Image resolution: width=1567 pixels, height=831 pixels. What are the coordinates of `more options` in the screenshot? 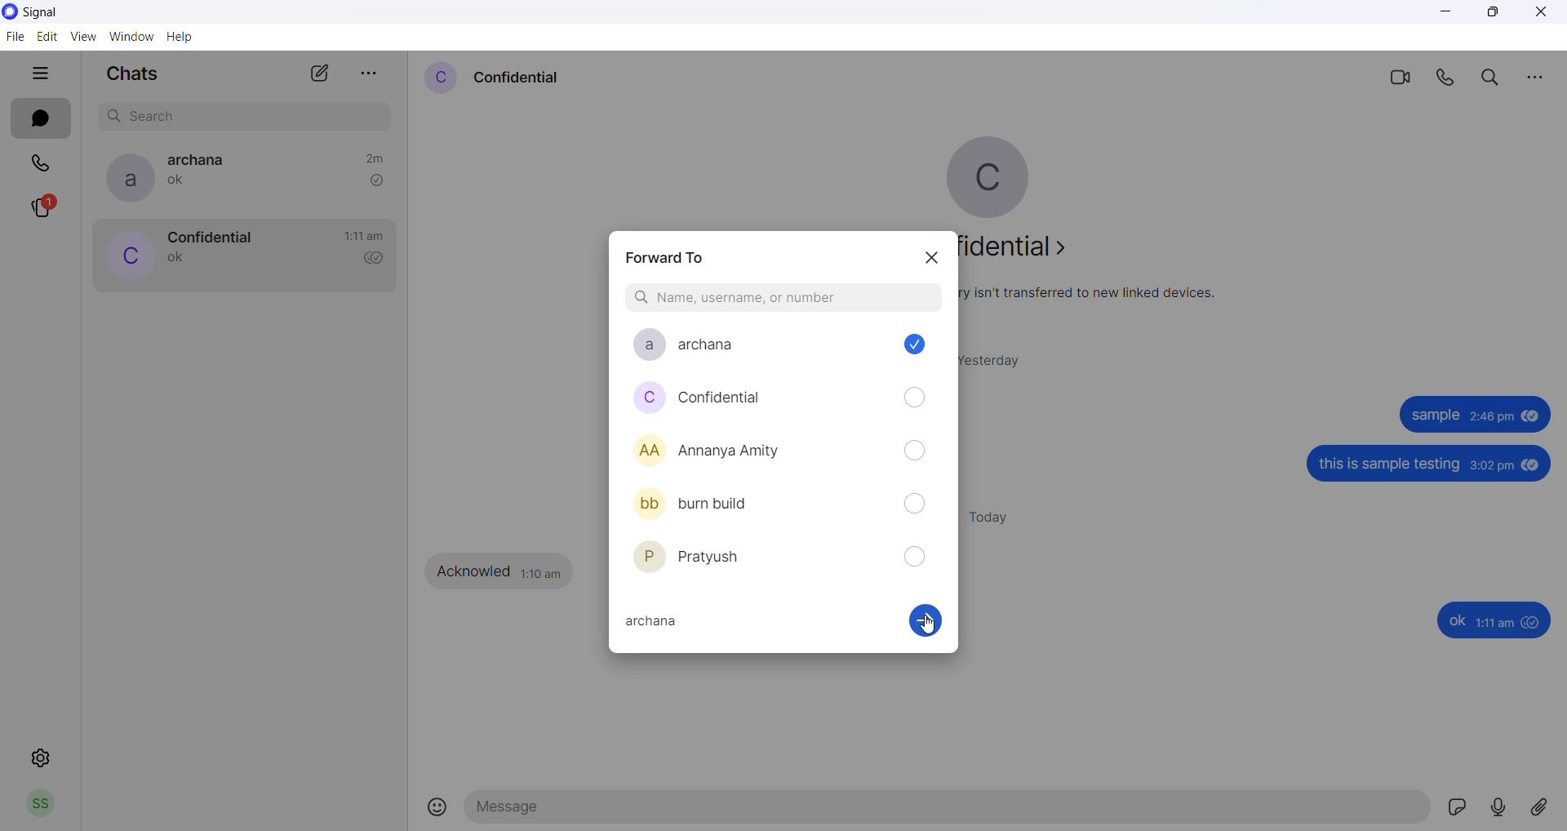 It's located at (1534, 76).